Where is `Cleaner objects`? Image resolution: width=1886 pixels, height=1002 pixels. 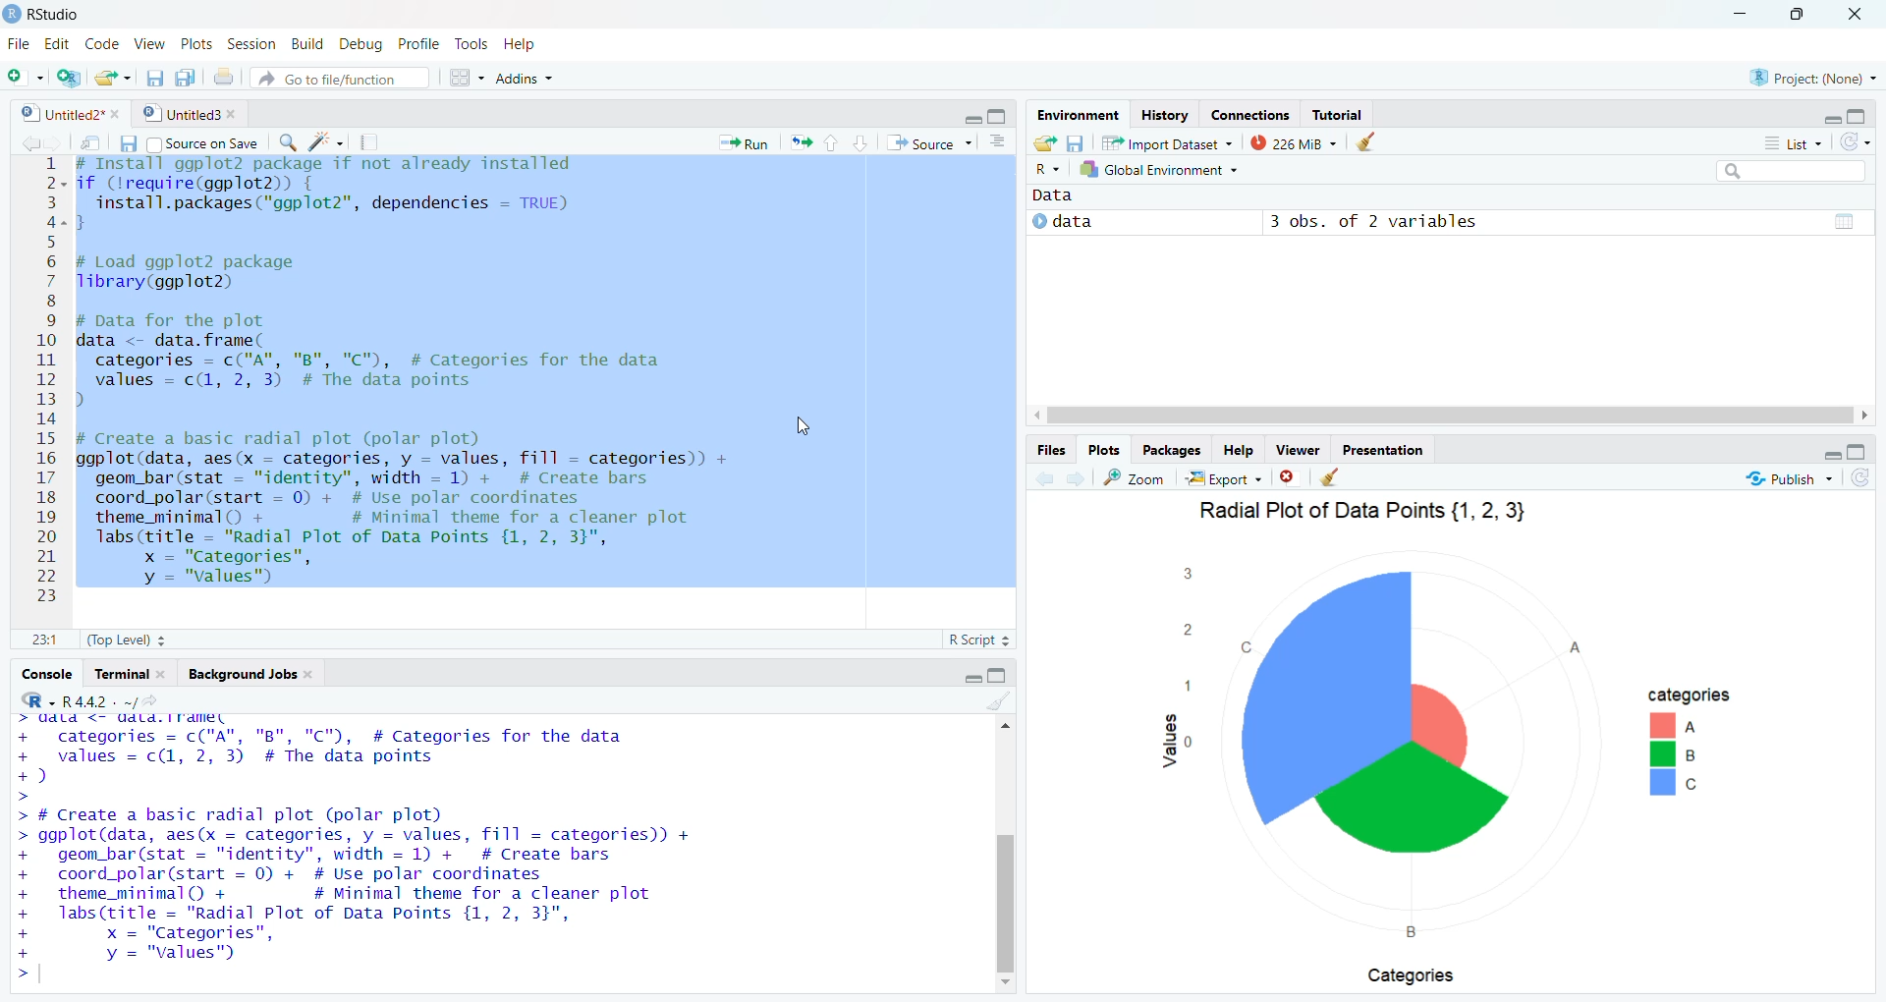
Cleaner objects is located at coordinates (1372, 142).